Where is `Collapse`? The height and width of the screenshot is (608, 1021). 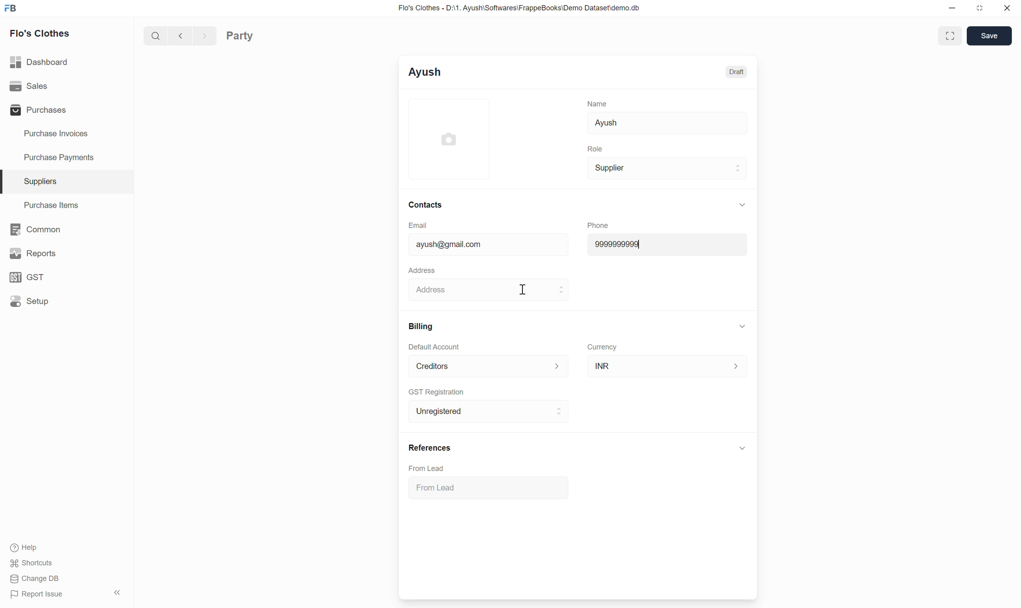 Collapse is located at coordinates (742, 205).